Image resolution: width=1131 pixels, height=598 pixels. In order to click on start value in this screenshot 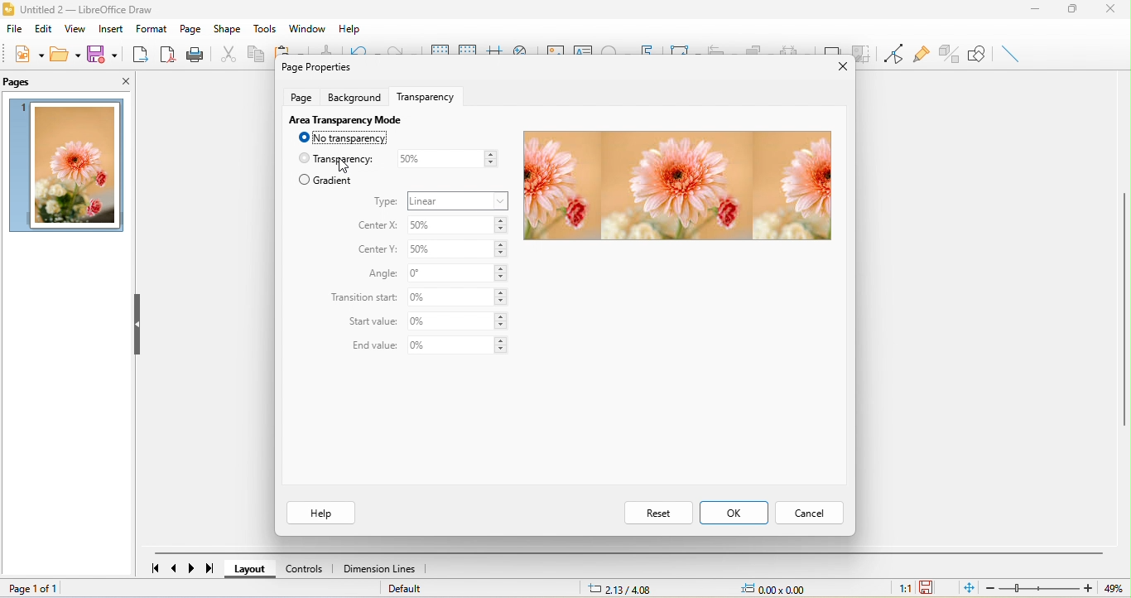, I will do `click(373, 323)`.